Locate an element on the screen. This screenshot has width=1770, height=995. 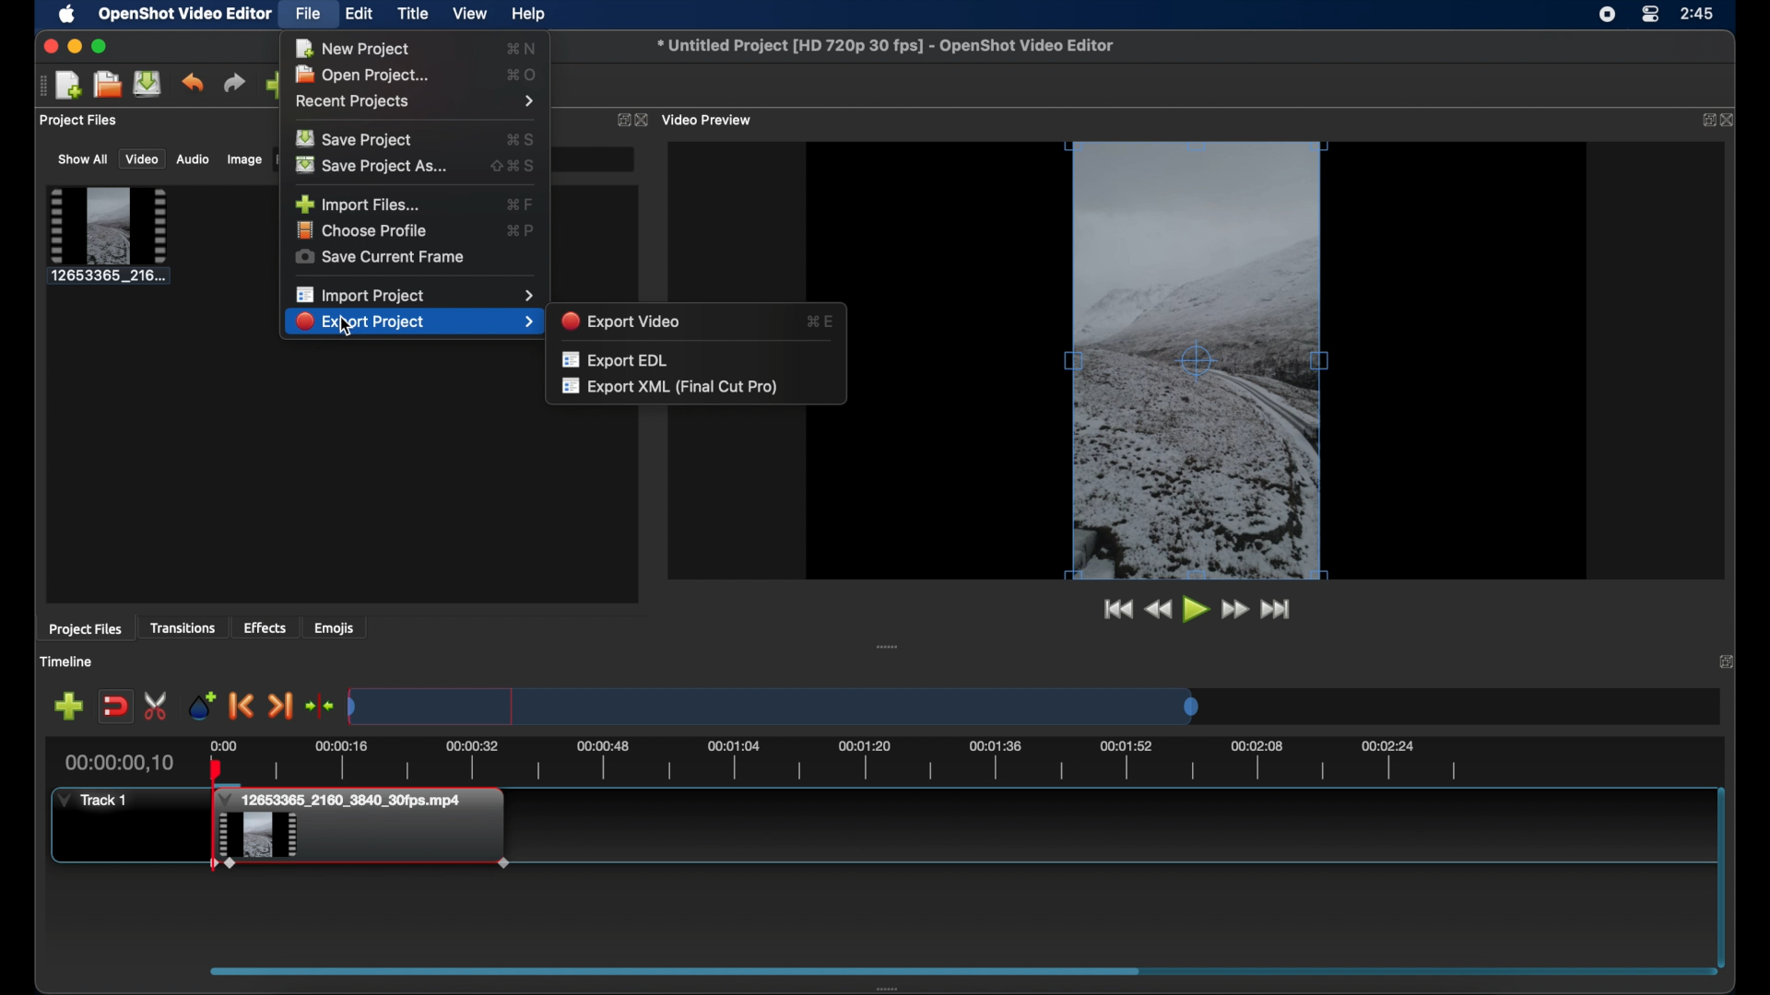
track is located at coordinates (93, 799).